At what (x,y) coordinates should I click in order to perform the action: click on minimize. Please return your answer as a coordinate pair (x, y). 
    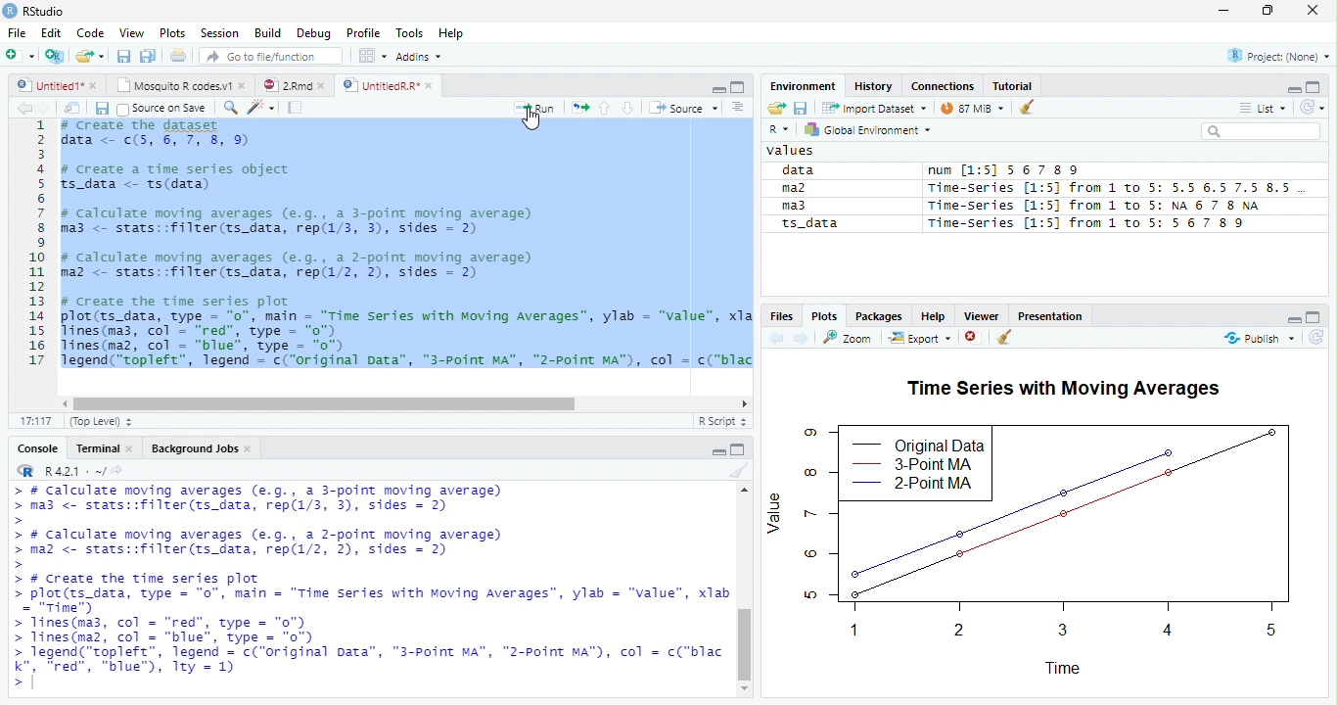
    Looking at the image, I should click on (718, 90).